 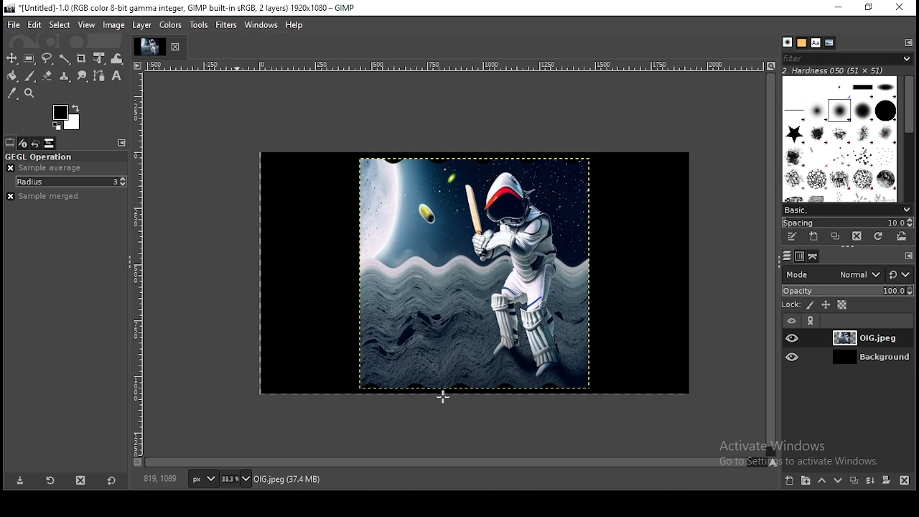 I want to click on open brush as image, so click(x=902, y=237).